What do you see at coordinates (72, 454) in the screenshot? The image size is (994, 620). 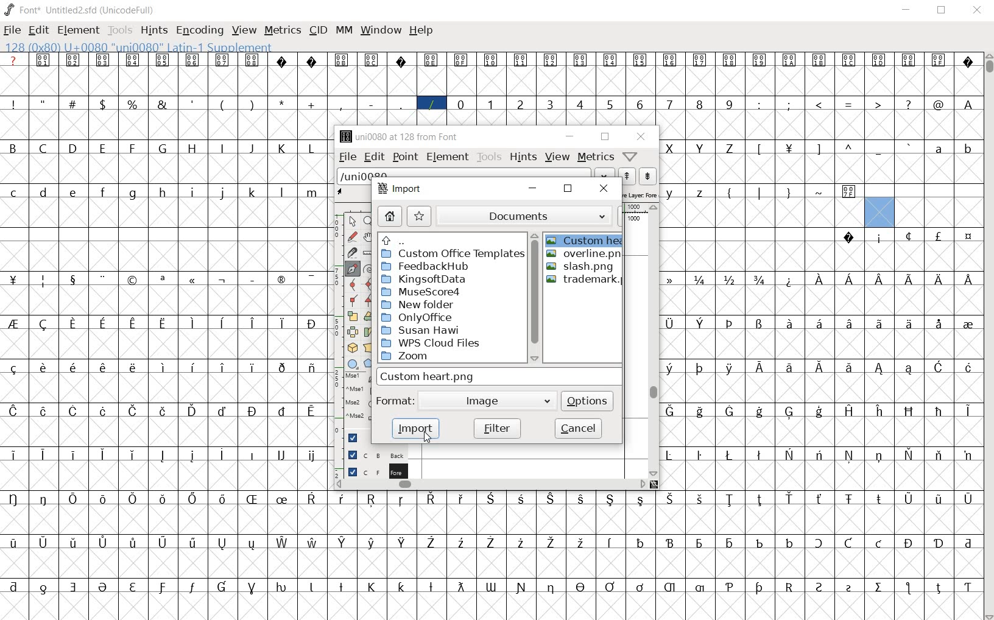 I see `glyph` at bounding box center [72, 454].